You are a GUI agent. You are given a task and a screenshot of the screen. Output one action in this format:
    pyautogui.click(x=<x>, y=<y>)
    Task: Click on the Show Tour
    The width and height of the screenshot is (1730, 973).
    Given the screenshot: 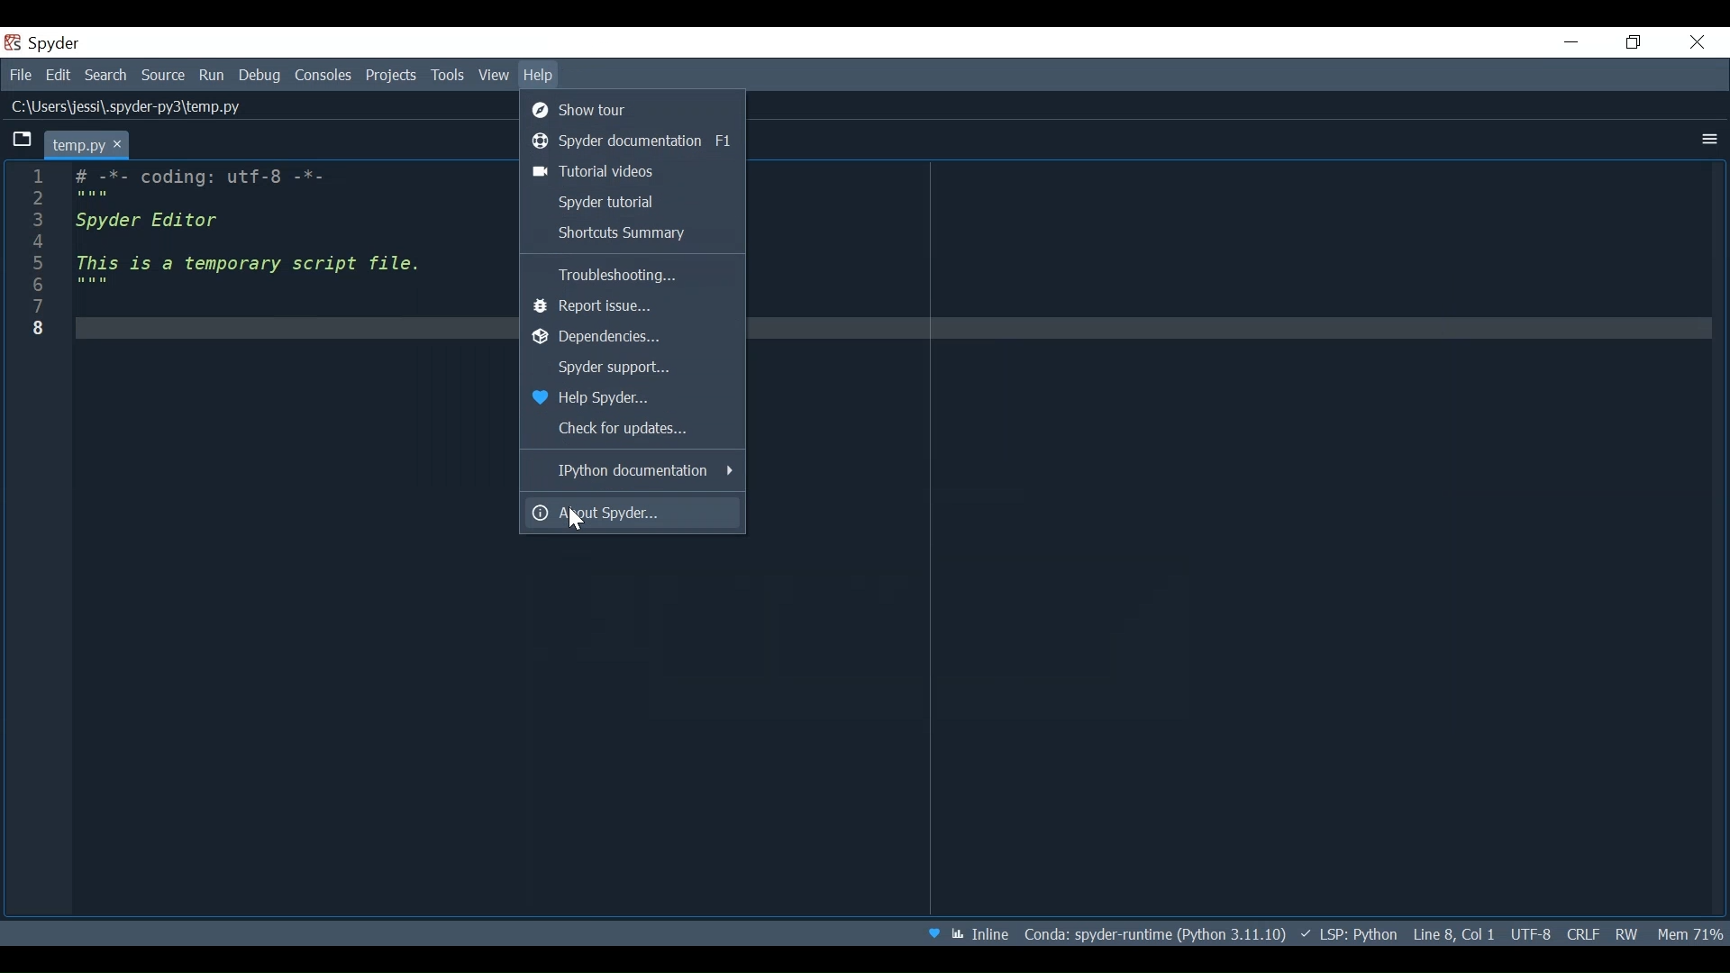 What is the action you would take?
    pyautogui.click(x=628, y=108)
    